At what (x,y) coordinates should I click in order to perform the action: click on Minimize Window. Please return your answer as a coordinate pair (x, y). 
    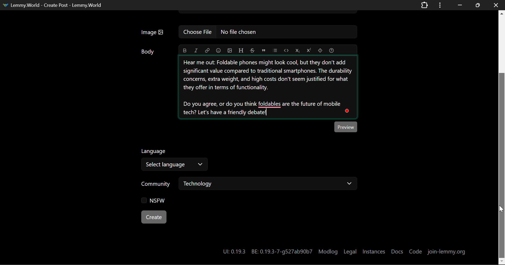
    Looking at the image, I should click on (478, 5).